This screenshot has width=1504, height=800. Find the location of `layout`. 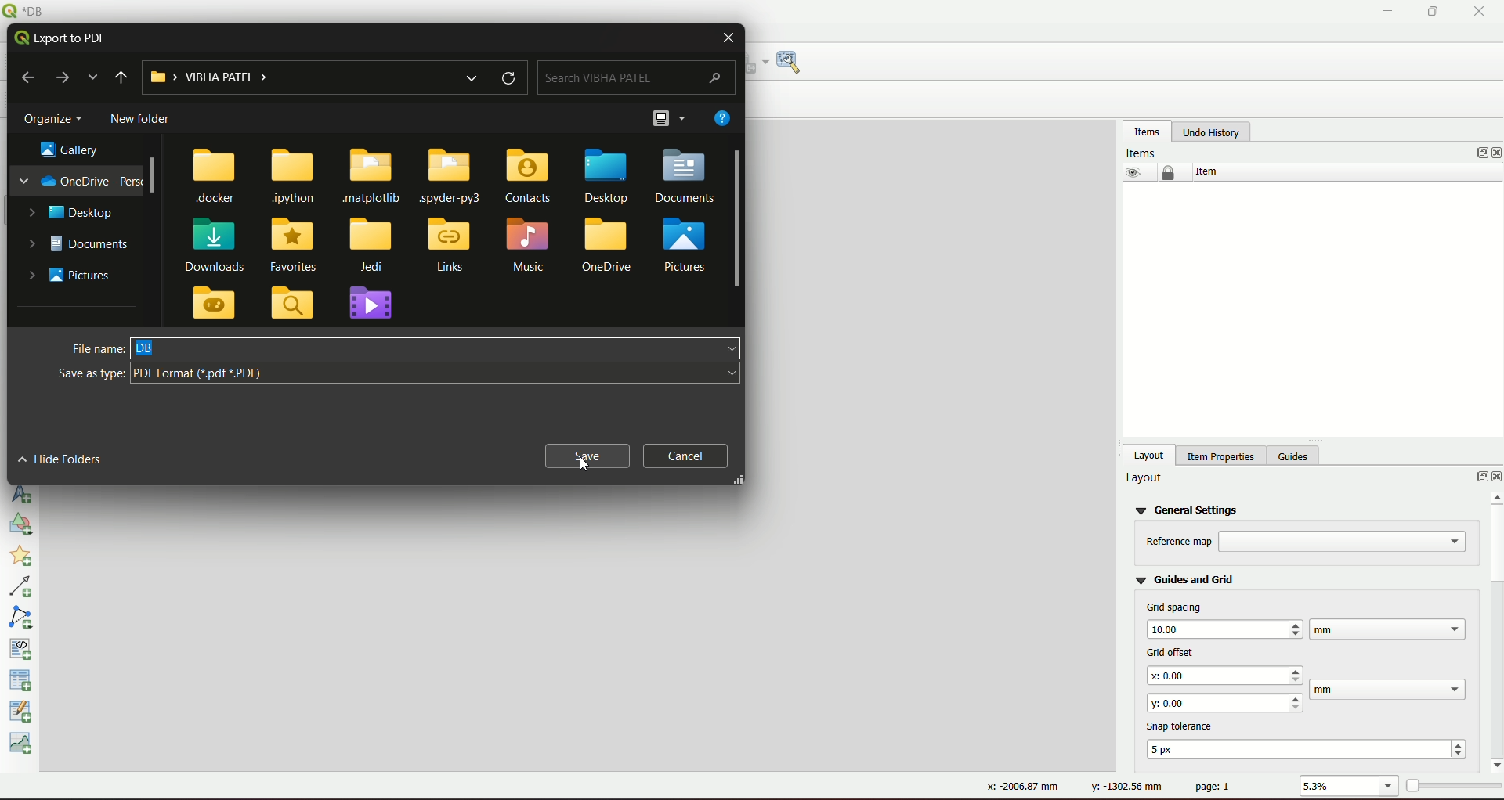

layout is located at coordinates (1150, 454).